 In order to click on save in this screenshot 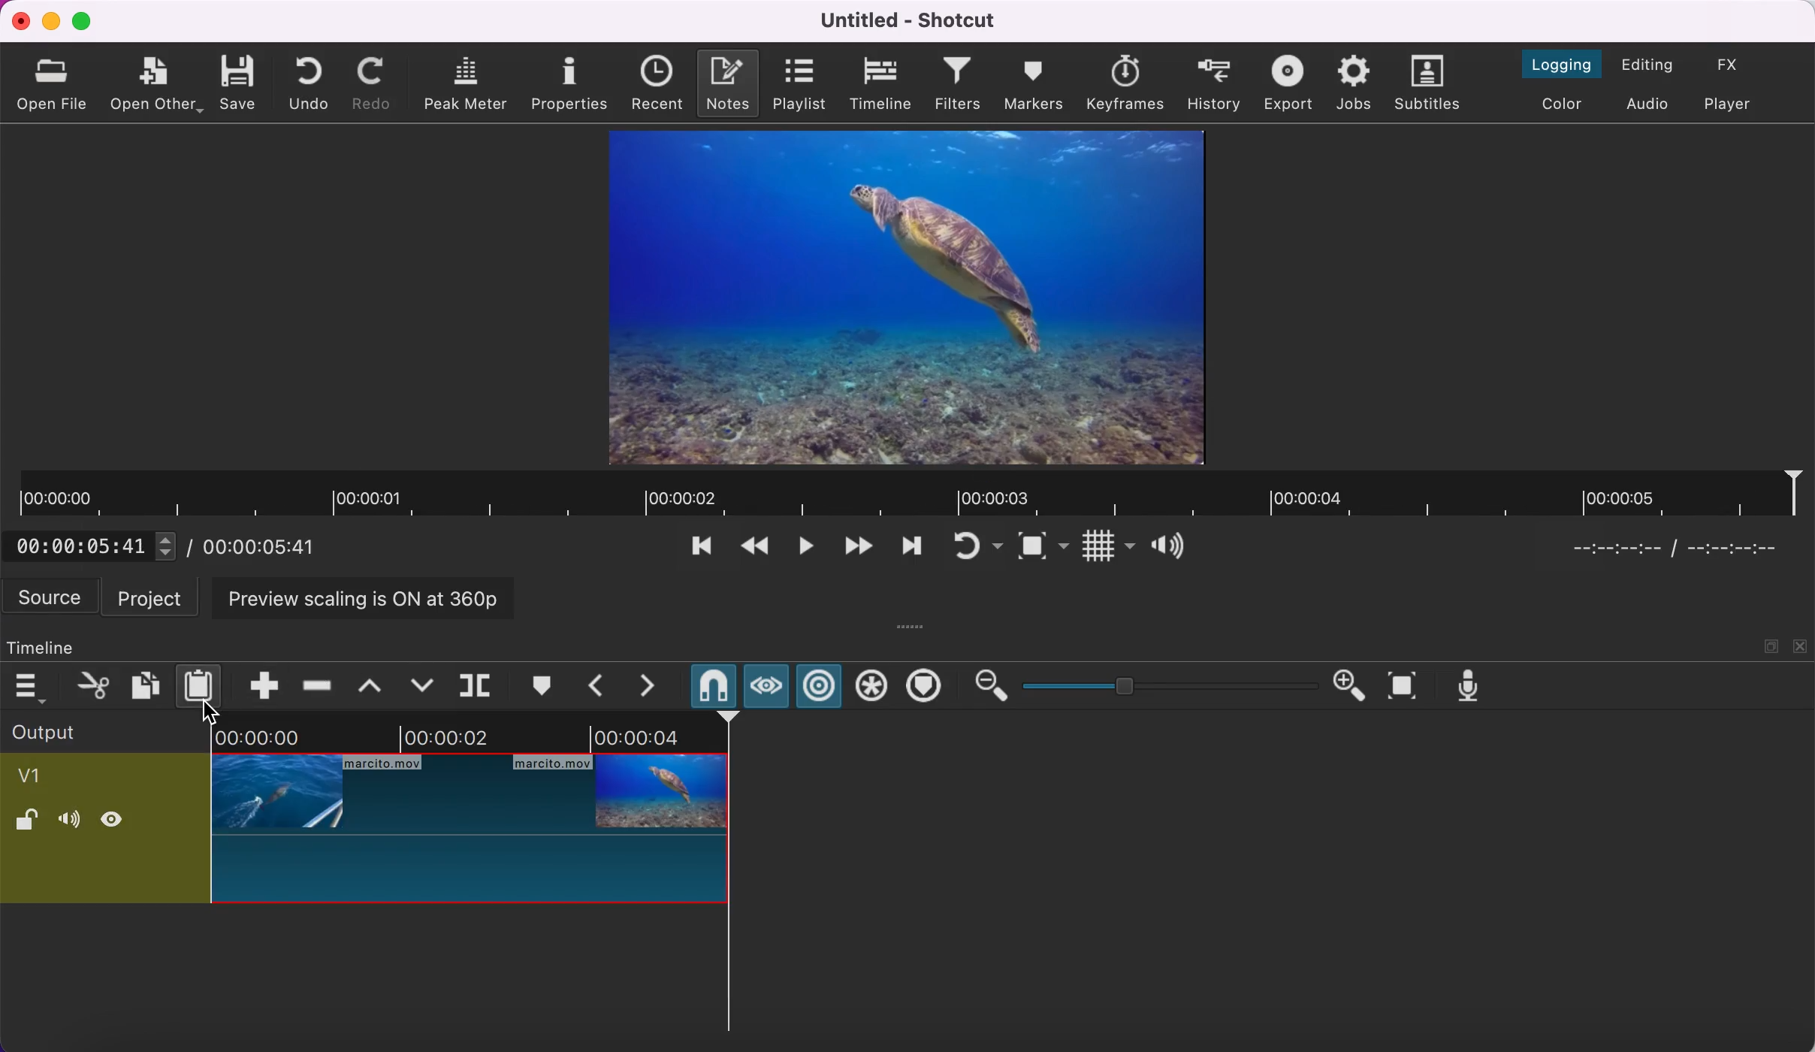, I will do `click(243, 80)`.